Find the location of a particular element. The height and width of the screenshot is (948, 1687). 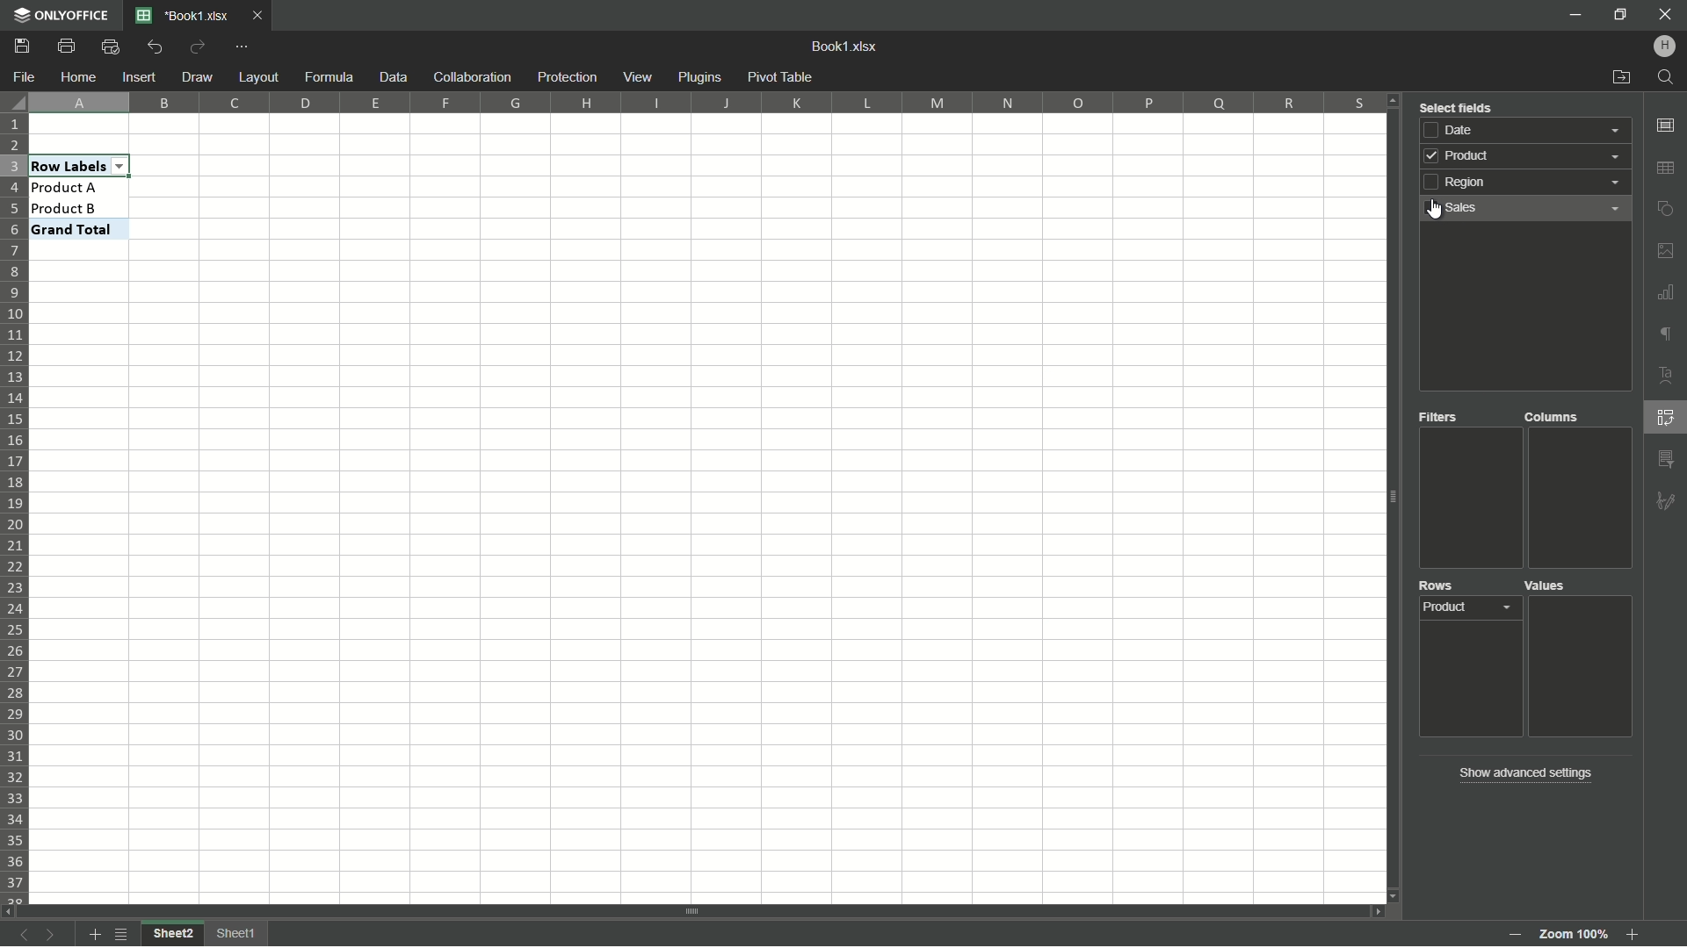

column number is located at coordinates (706, 101).